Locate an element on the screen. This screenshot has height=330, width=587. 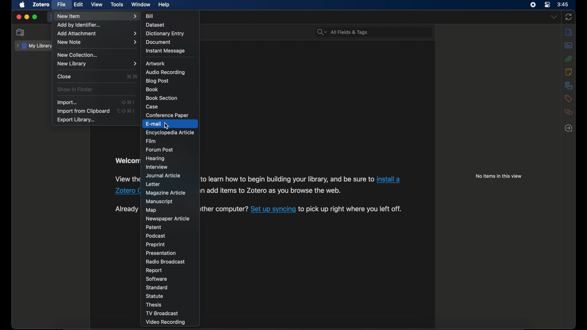
report is located at coordinates (154, 271).